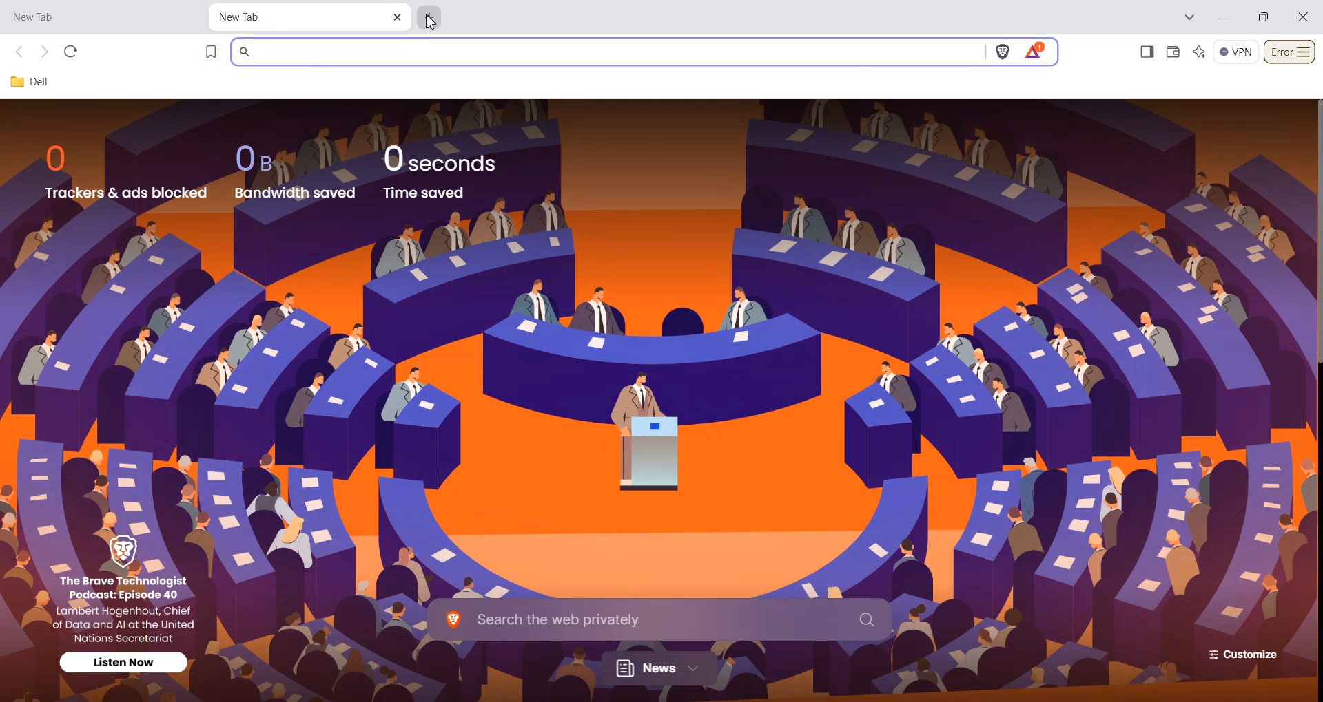 This screenshot has height=702, width=1323. Describe the element at coordinates (130, 551) in the screenshot. I see `icon` at that location.